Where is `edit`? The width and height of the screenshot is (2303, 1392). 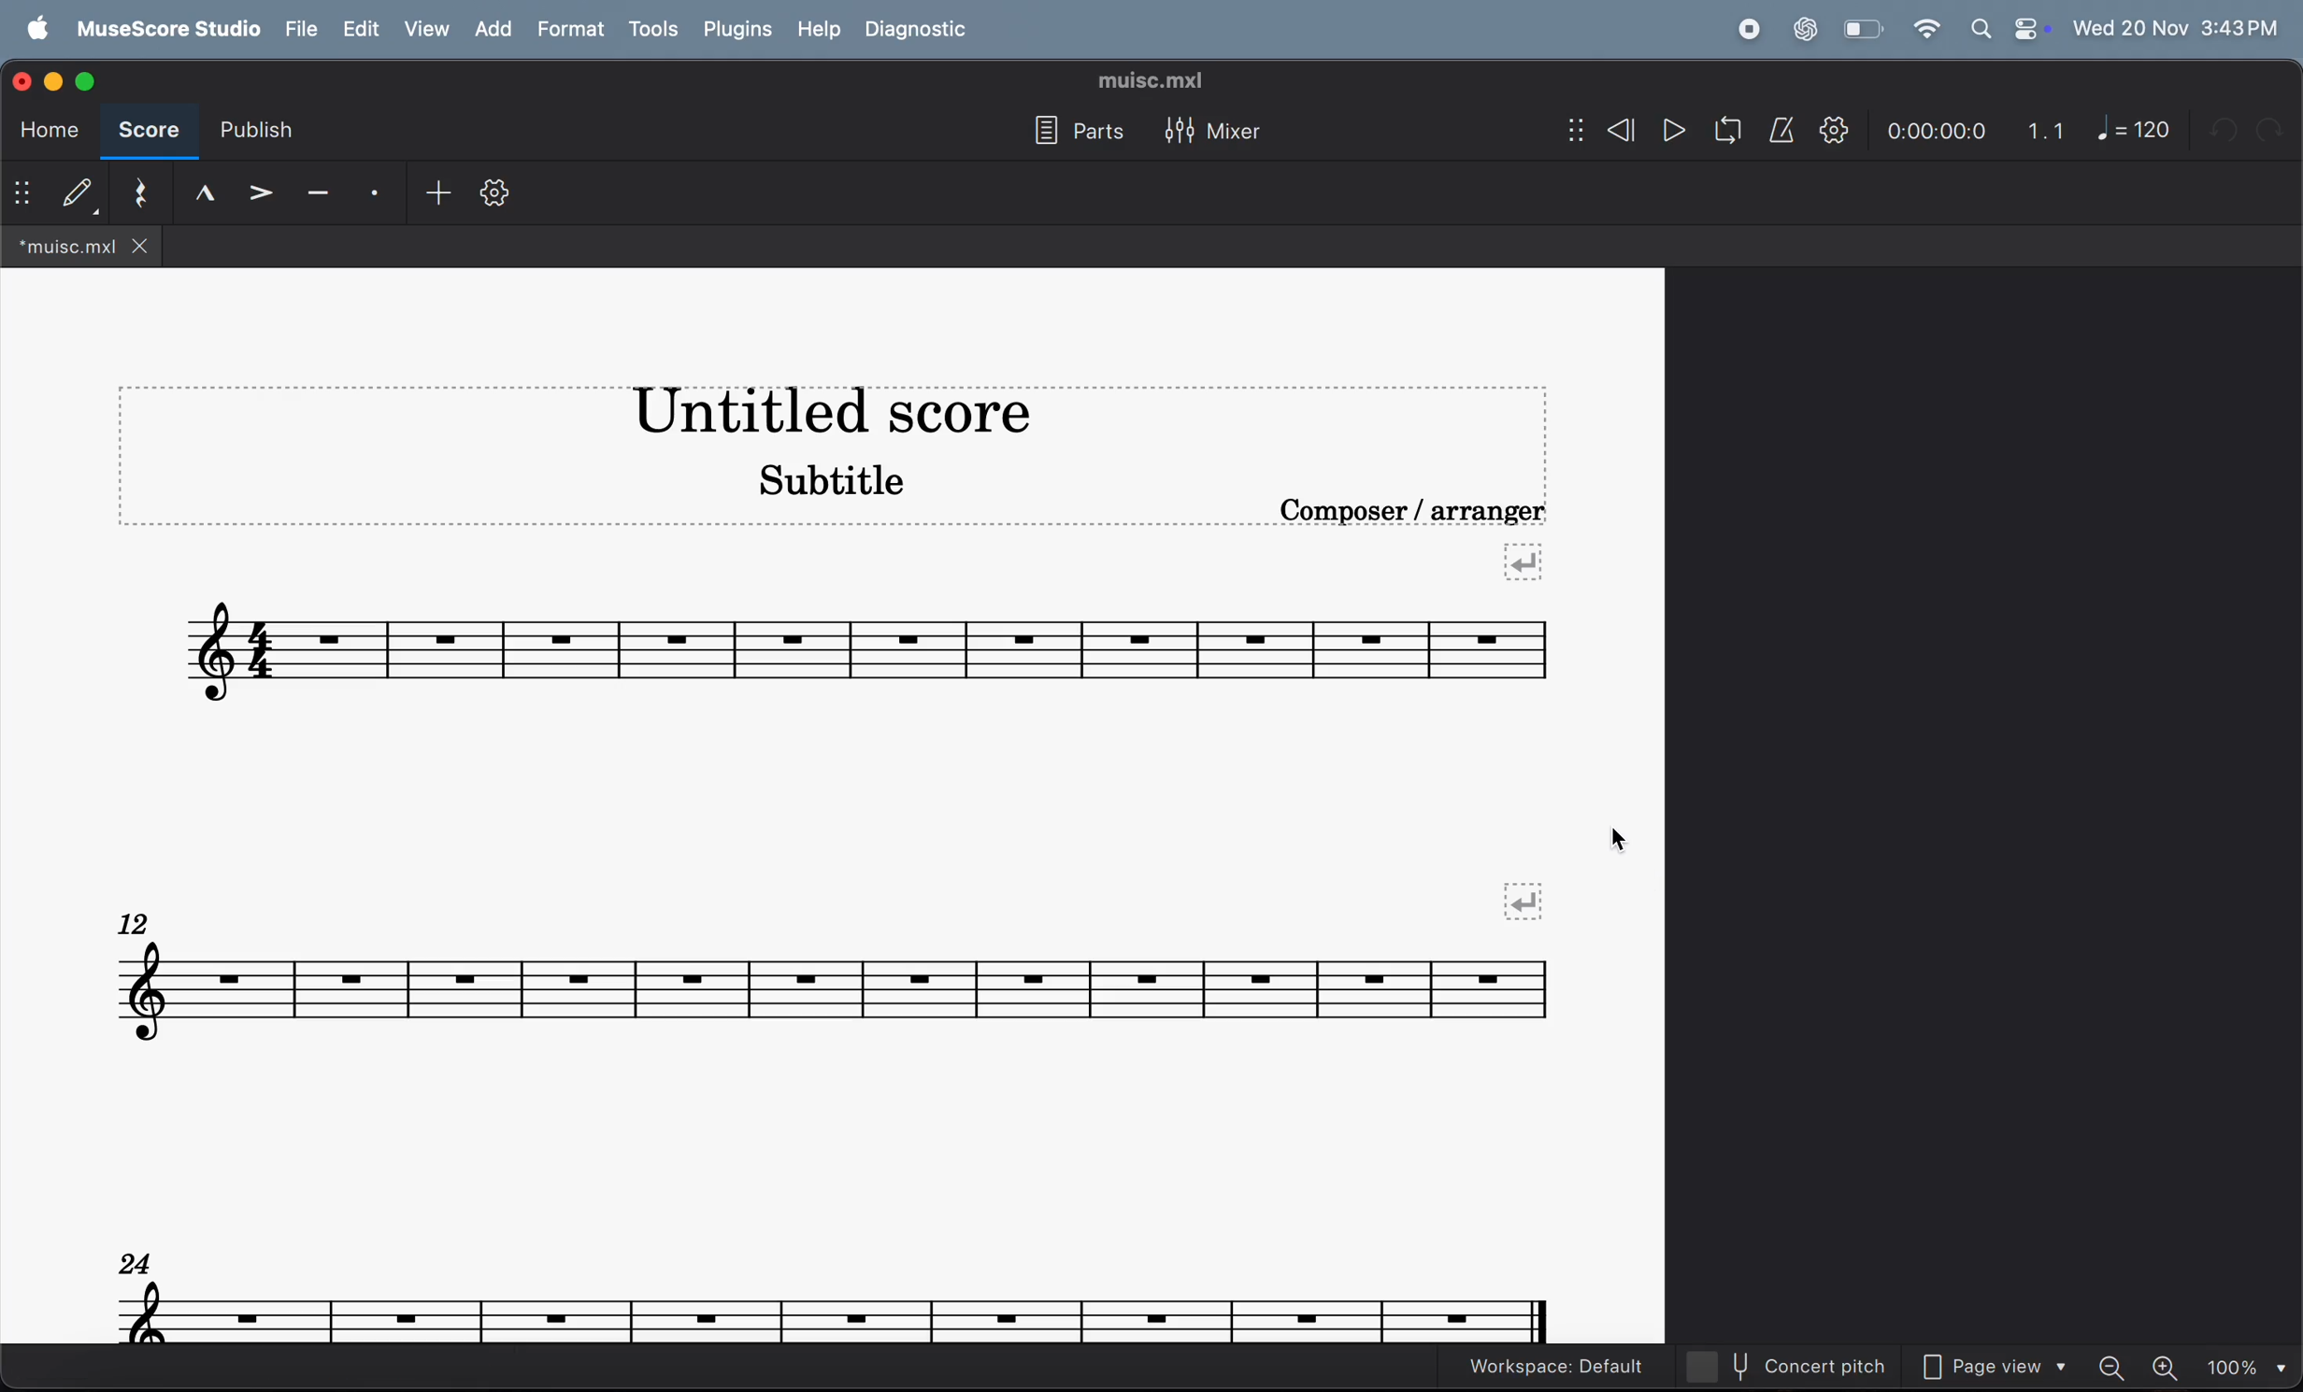 edit is located at coordinates (359, 27).